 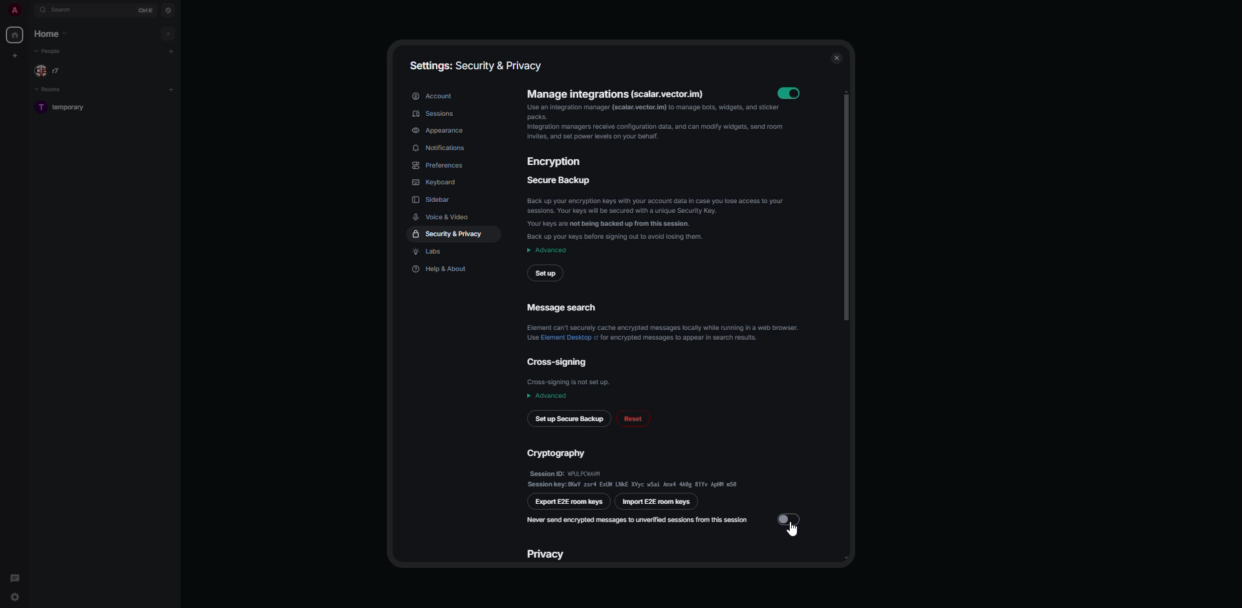 I want to click on sessions, so click(x=436, y=114).